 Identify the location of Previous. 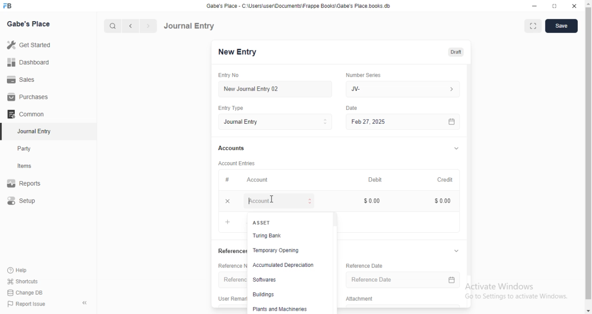
(131, 26).